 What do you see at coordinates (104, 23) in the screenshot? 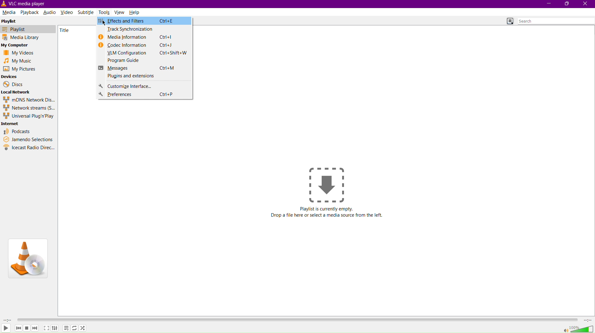
I see `Cursor` at bounding box center [104, 23].